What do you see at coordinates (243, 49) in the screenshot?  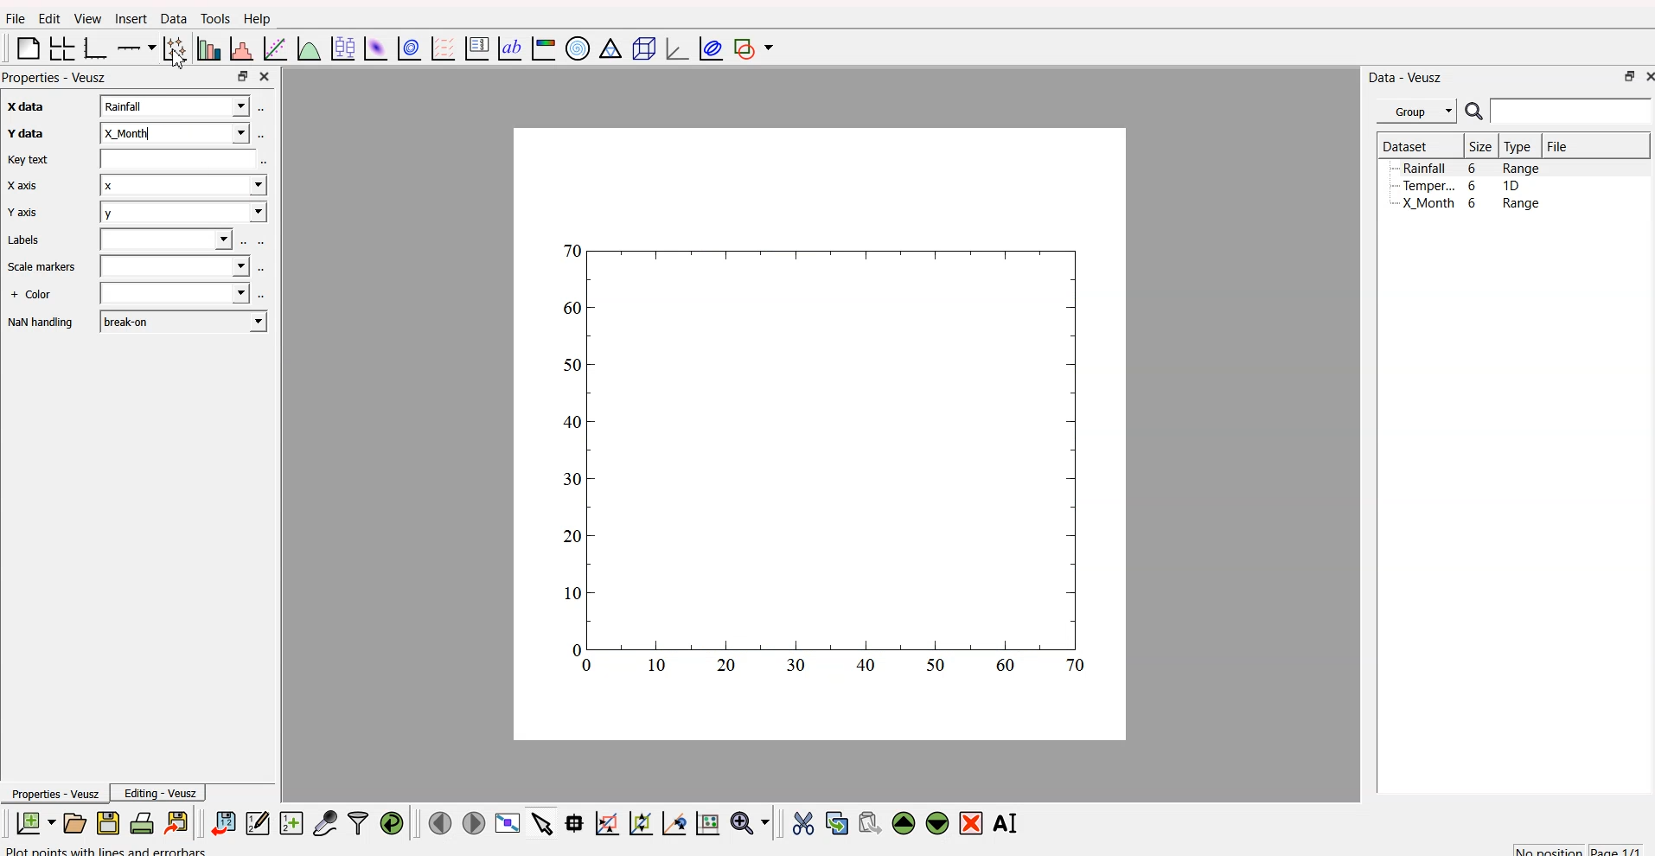 I see `histogram of dataset` at bounding box center [243, 49].